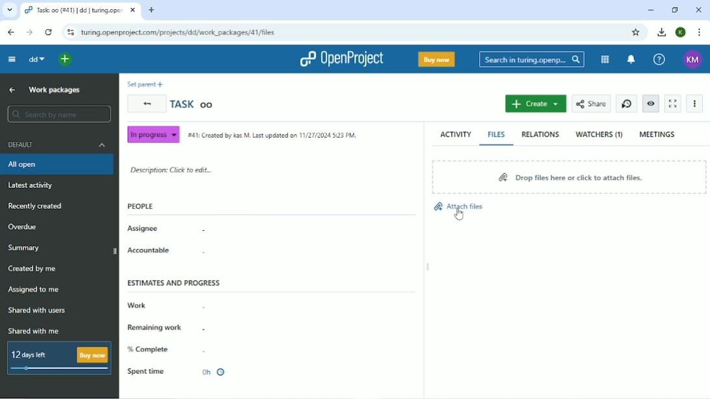  Describe the element at coordinates (157, 327) in the screenshot. I see `Remaining work` at that location.